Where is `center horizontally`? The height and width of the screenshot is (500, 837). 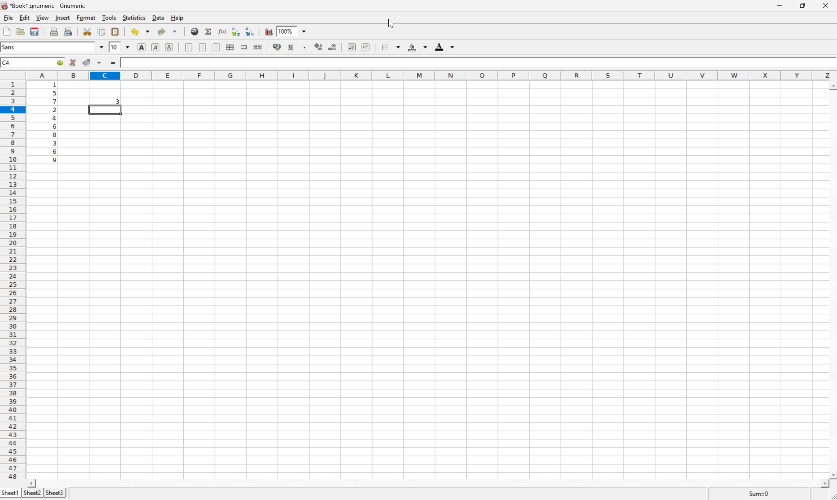
center horizontally is located at coordinates (231, 47).